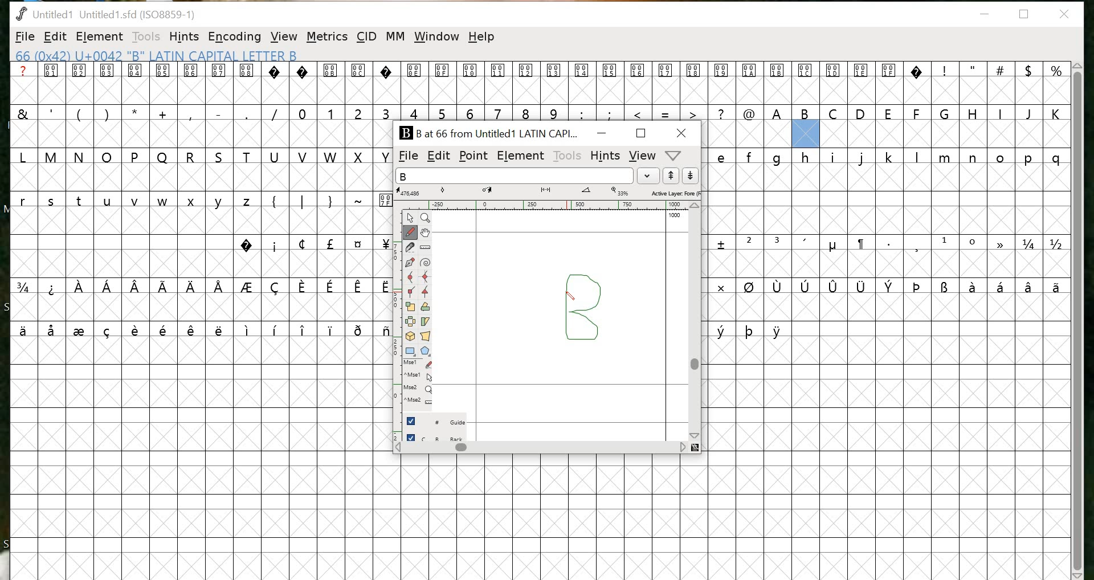  I want to click on TOOLS, so click(566, 157).